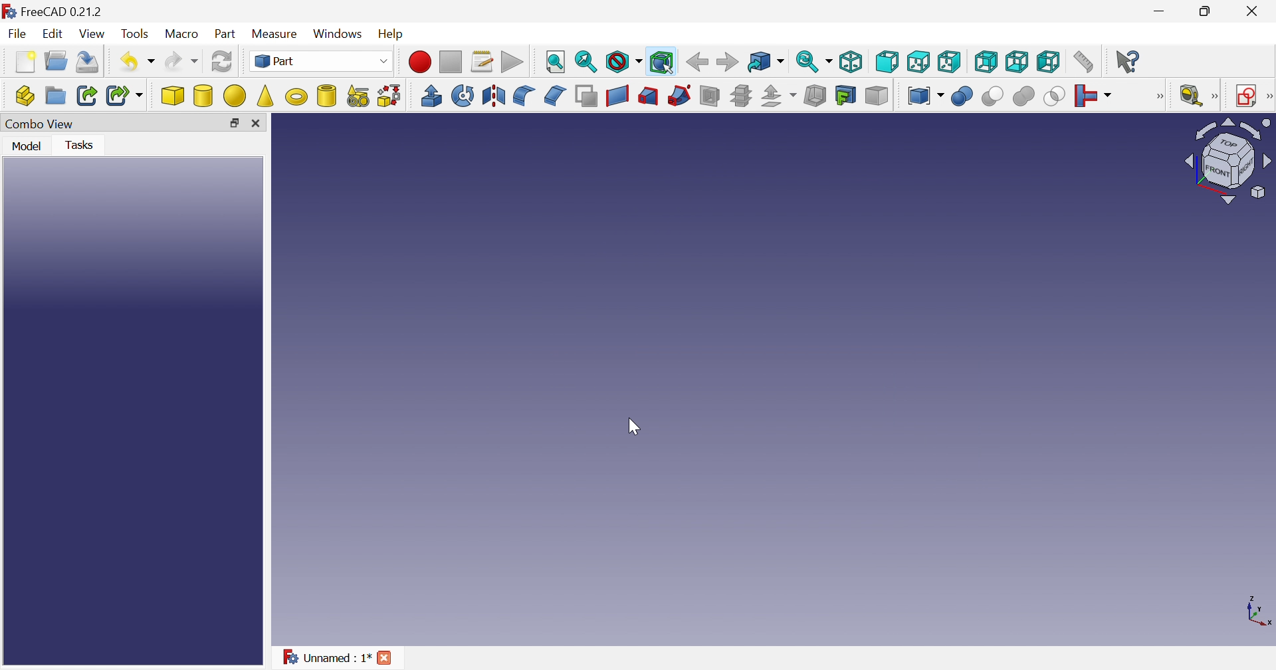  I want to click on Make sub-link, so click(126, 96).